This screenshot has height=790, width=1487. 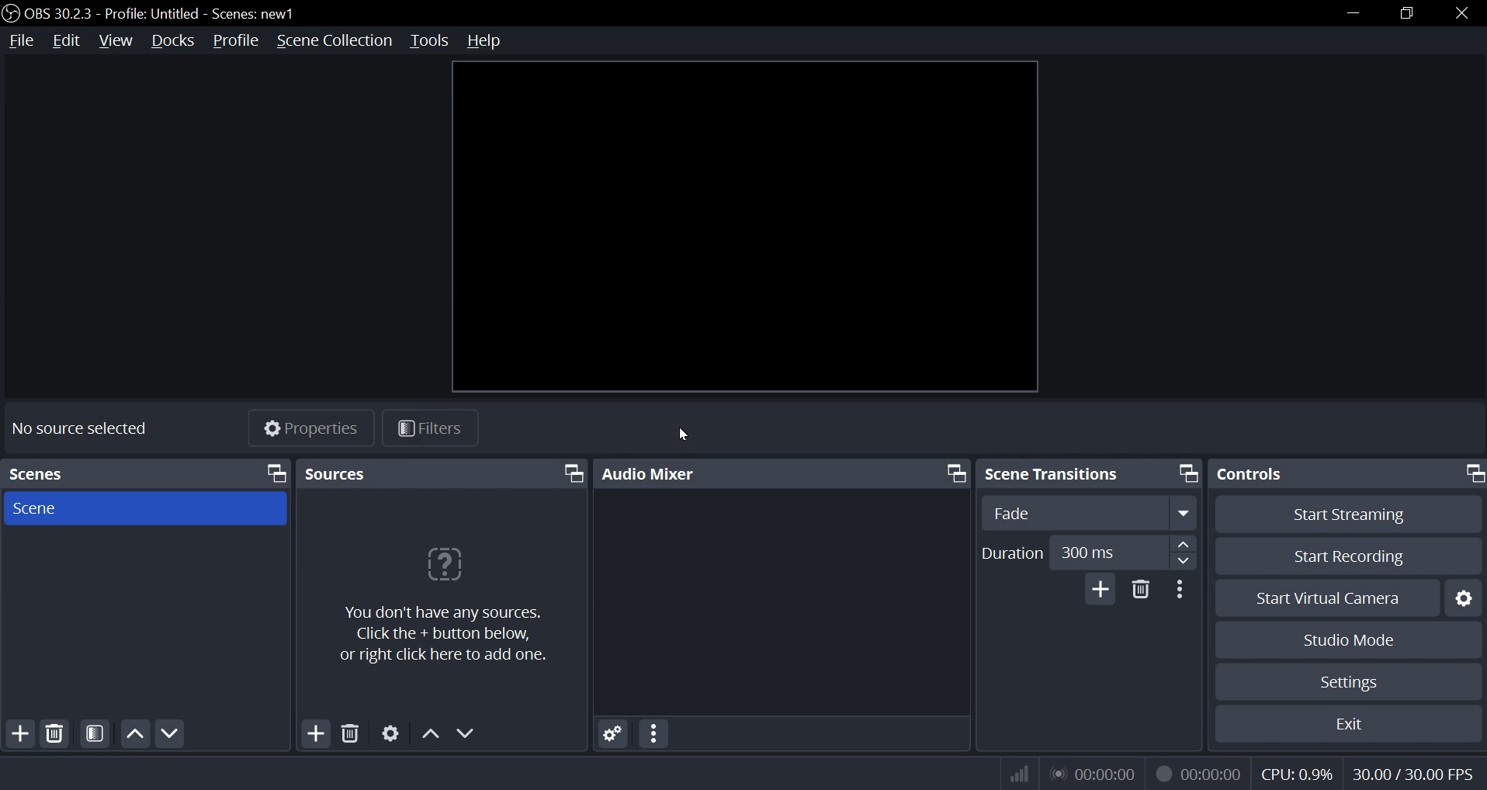 What do you see at coordinates (314, 429) in the screenshot?
I see `Properties` at bounding box center [314, 429].